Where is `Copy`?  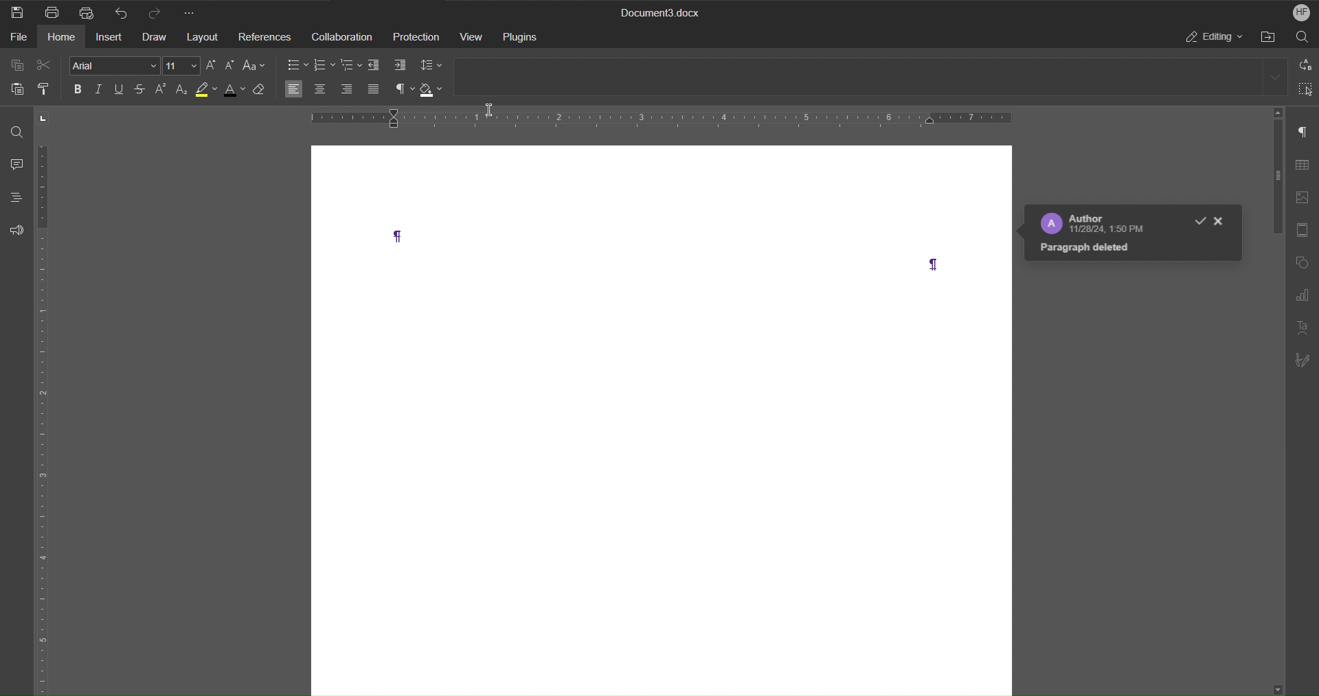 Copy is located at coordinates (19, 65).